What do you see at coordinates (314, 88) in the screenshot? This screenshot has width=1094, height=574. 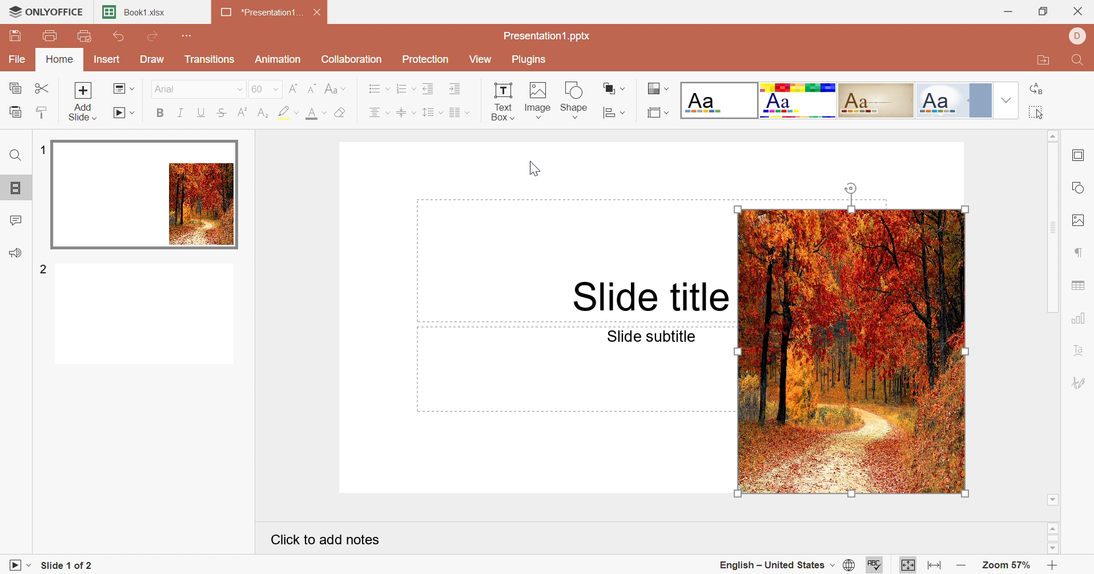 I see `Decrement font size` at bounding box center [314, 88].